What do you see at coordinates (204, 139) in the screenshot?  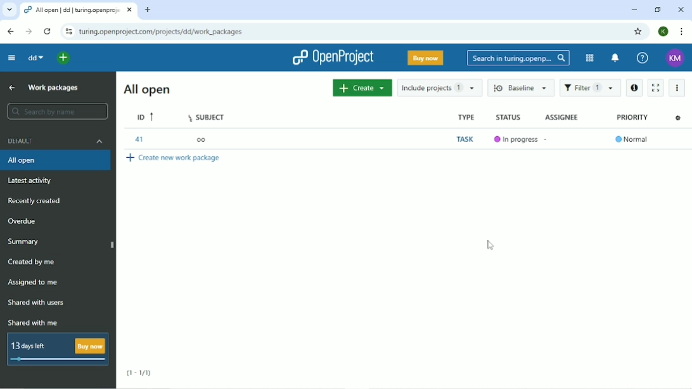 I see `oo` at bounding box center [204, 139].